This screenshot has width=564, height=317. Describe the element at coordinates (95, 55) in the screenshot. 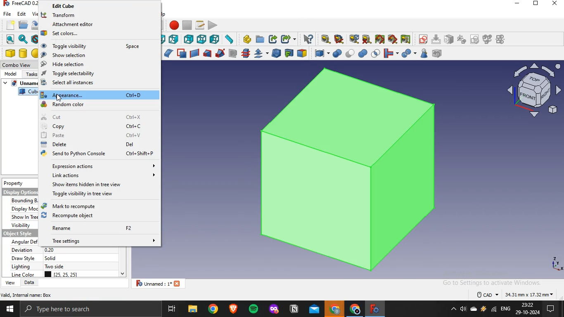

I see `show selection` at that location.